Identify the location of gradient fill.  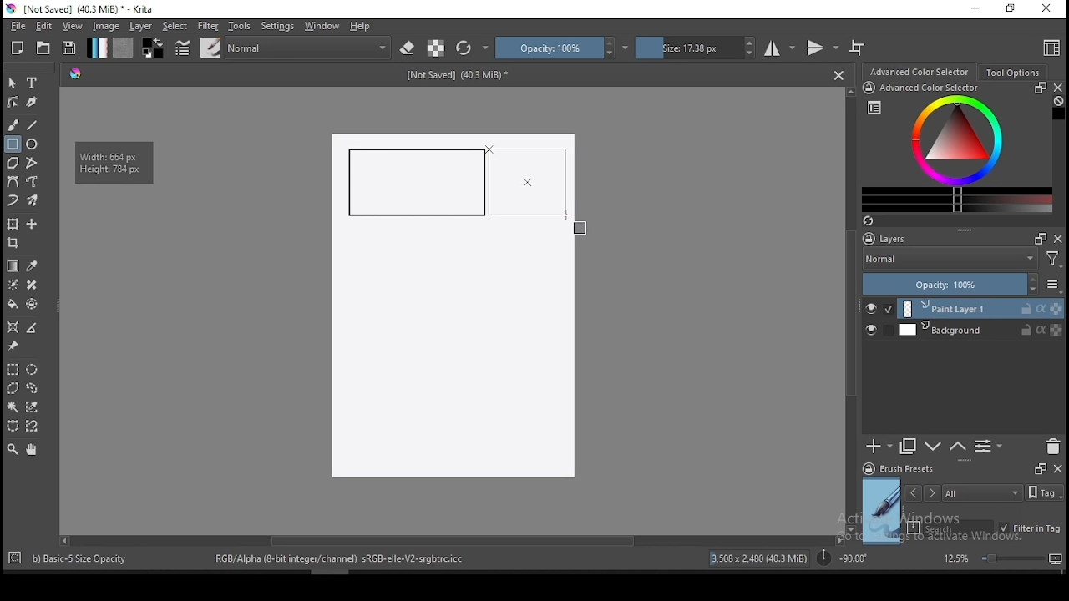
(97, 48).